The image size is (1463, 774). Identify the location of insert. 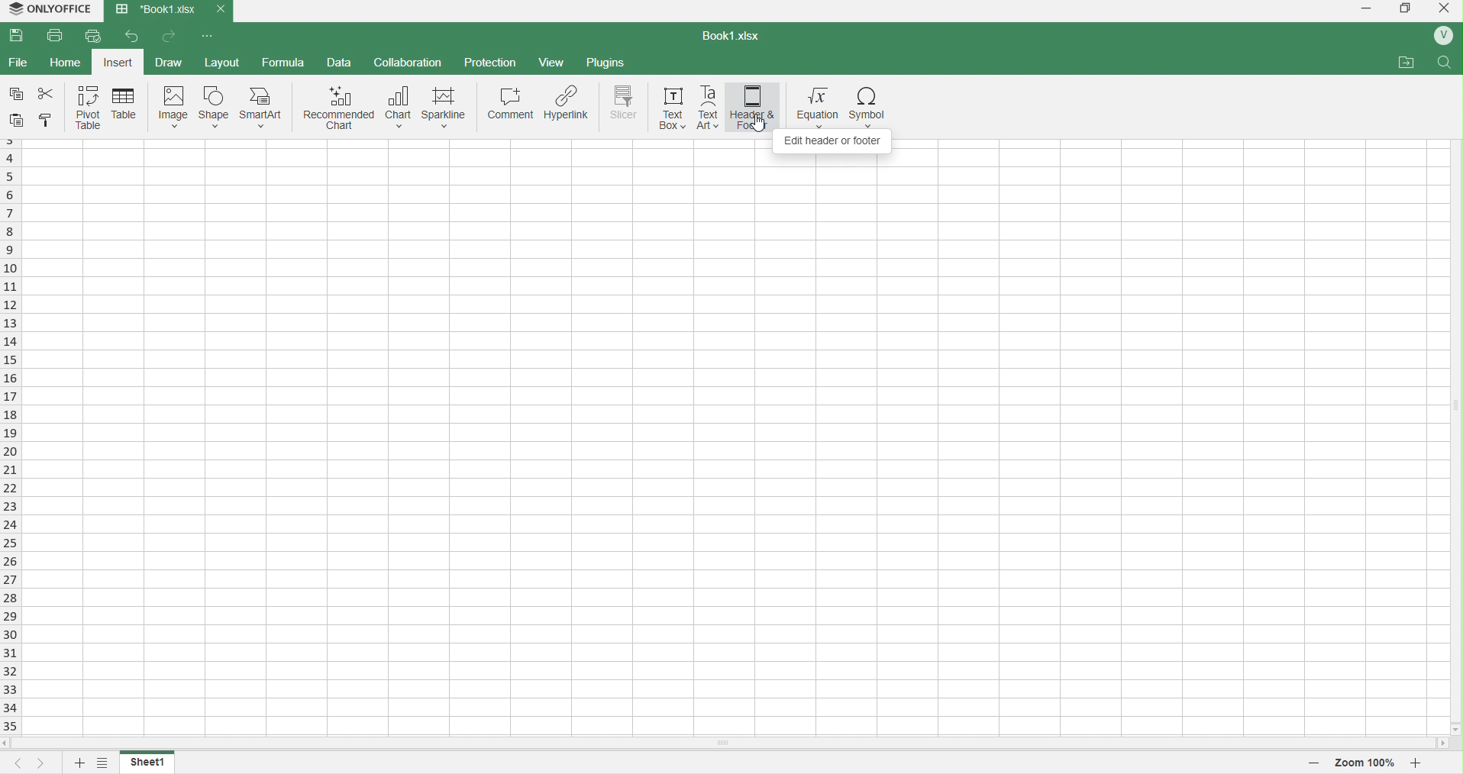
(118, 62).